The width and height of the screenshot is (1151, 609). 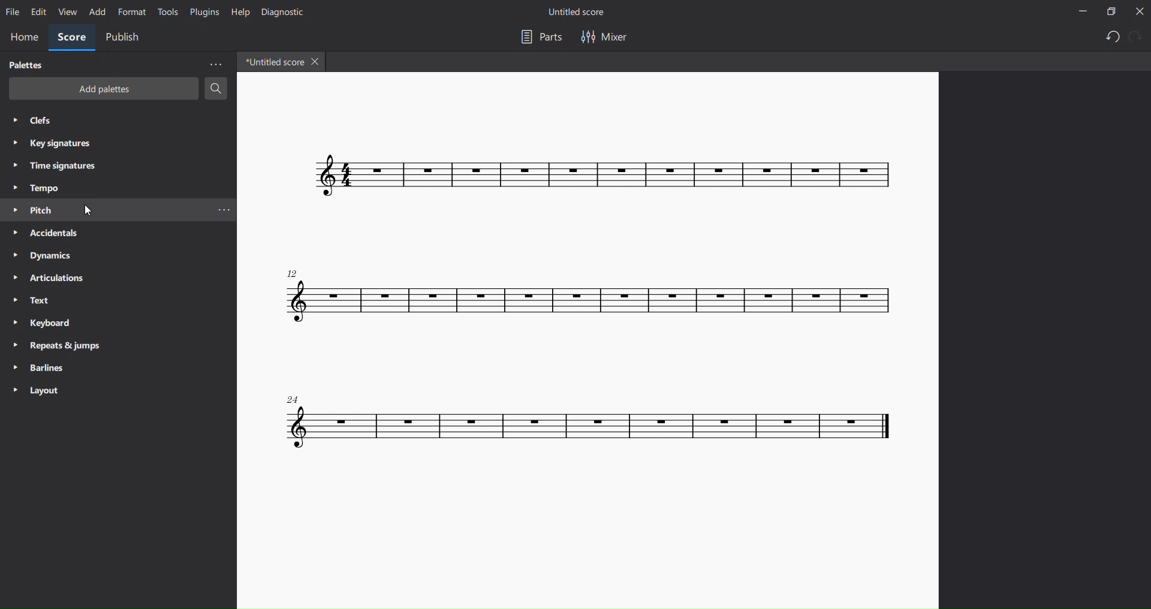 What do you see at coordinates (87, 210) in the screenshot?
I see `cursor` at bounding box center [87, 210].